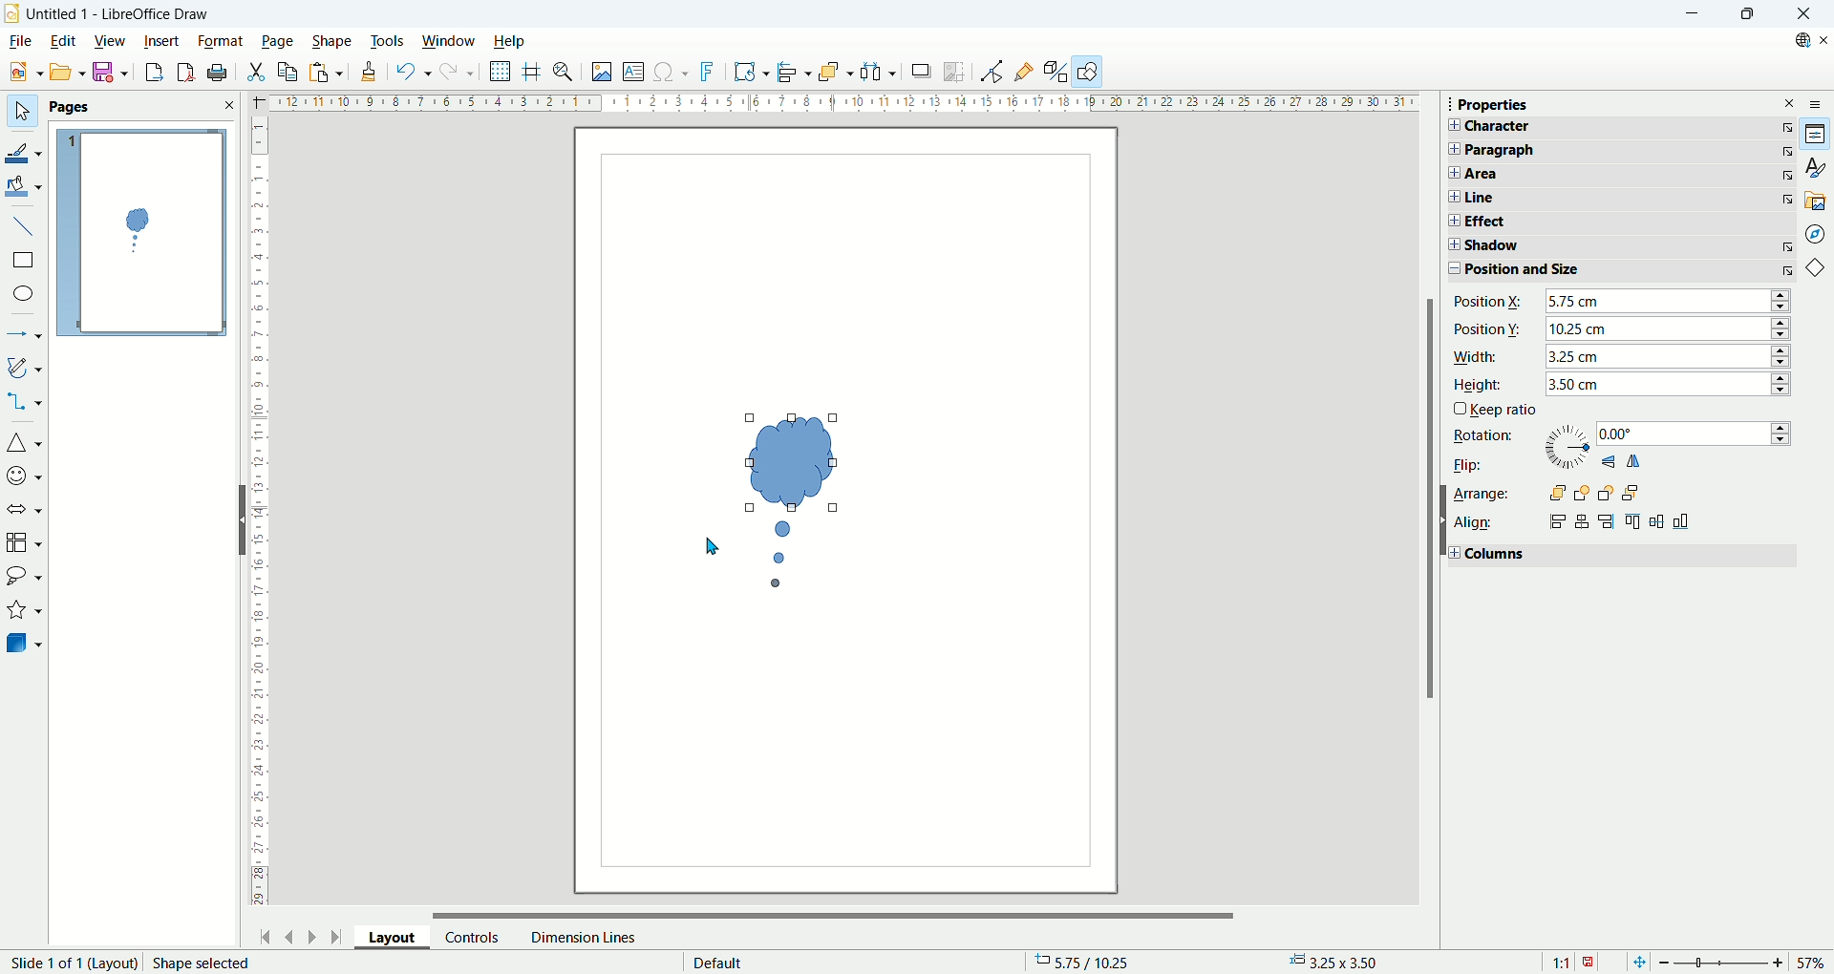  I want to click on Angle of rotation, so click(1695, 434).